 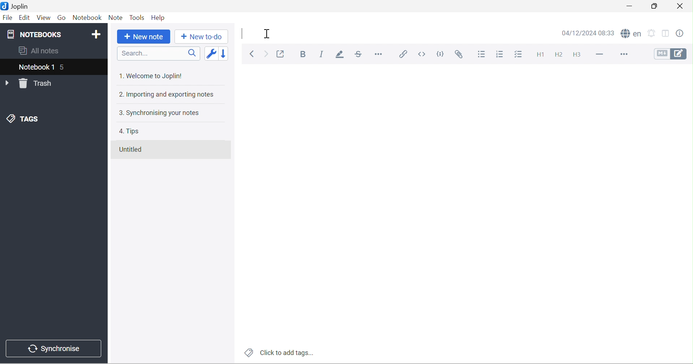 What do you see at coordinates (683, 7) in the screenshot?
I see `Close` at bounding box center [683, 7].